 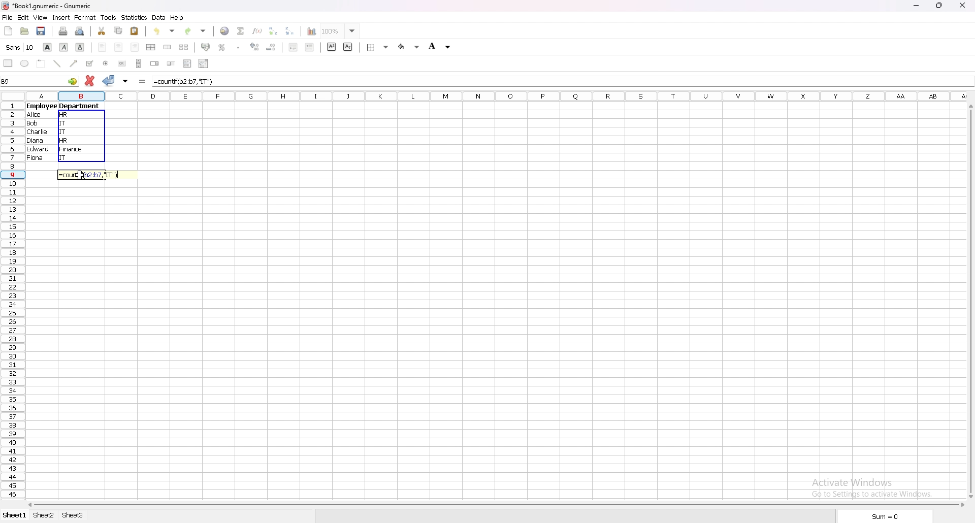 What do you see at coordinates (222, 47) in the screenshot?
I see `percentage` at bounding box center [222, 47].